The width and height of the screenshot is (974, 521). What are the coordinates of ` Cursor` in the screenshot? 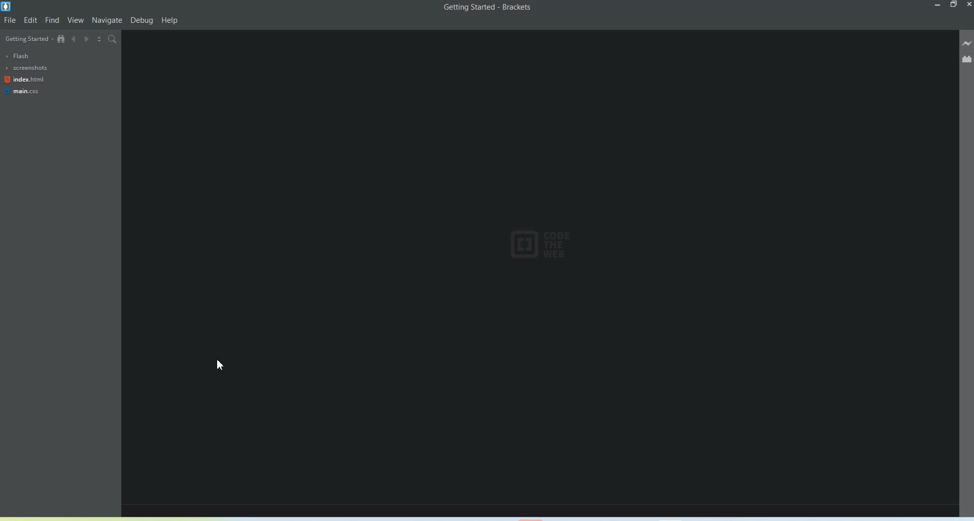 It's located at (222, 364).